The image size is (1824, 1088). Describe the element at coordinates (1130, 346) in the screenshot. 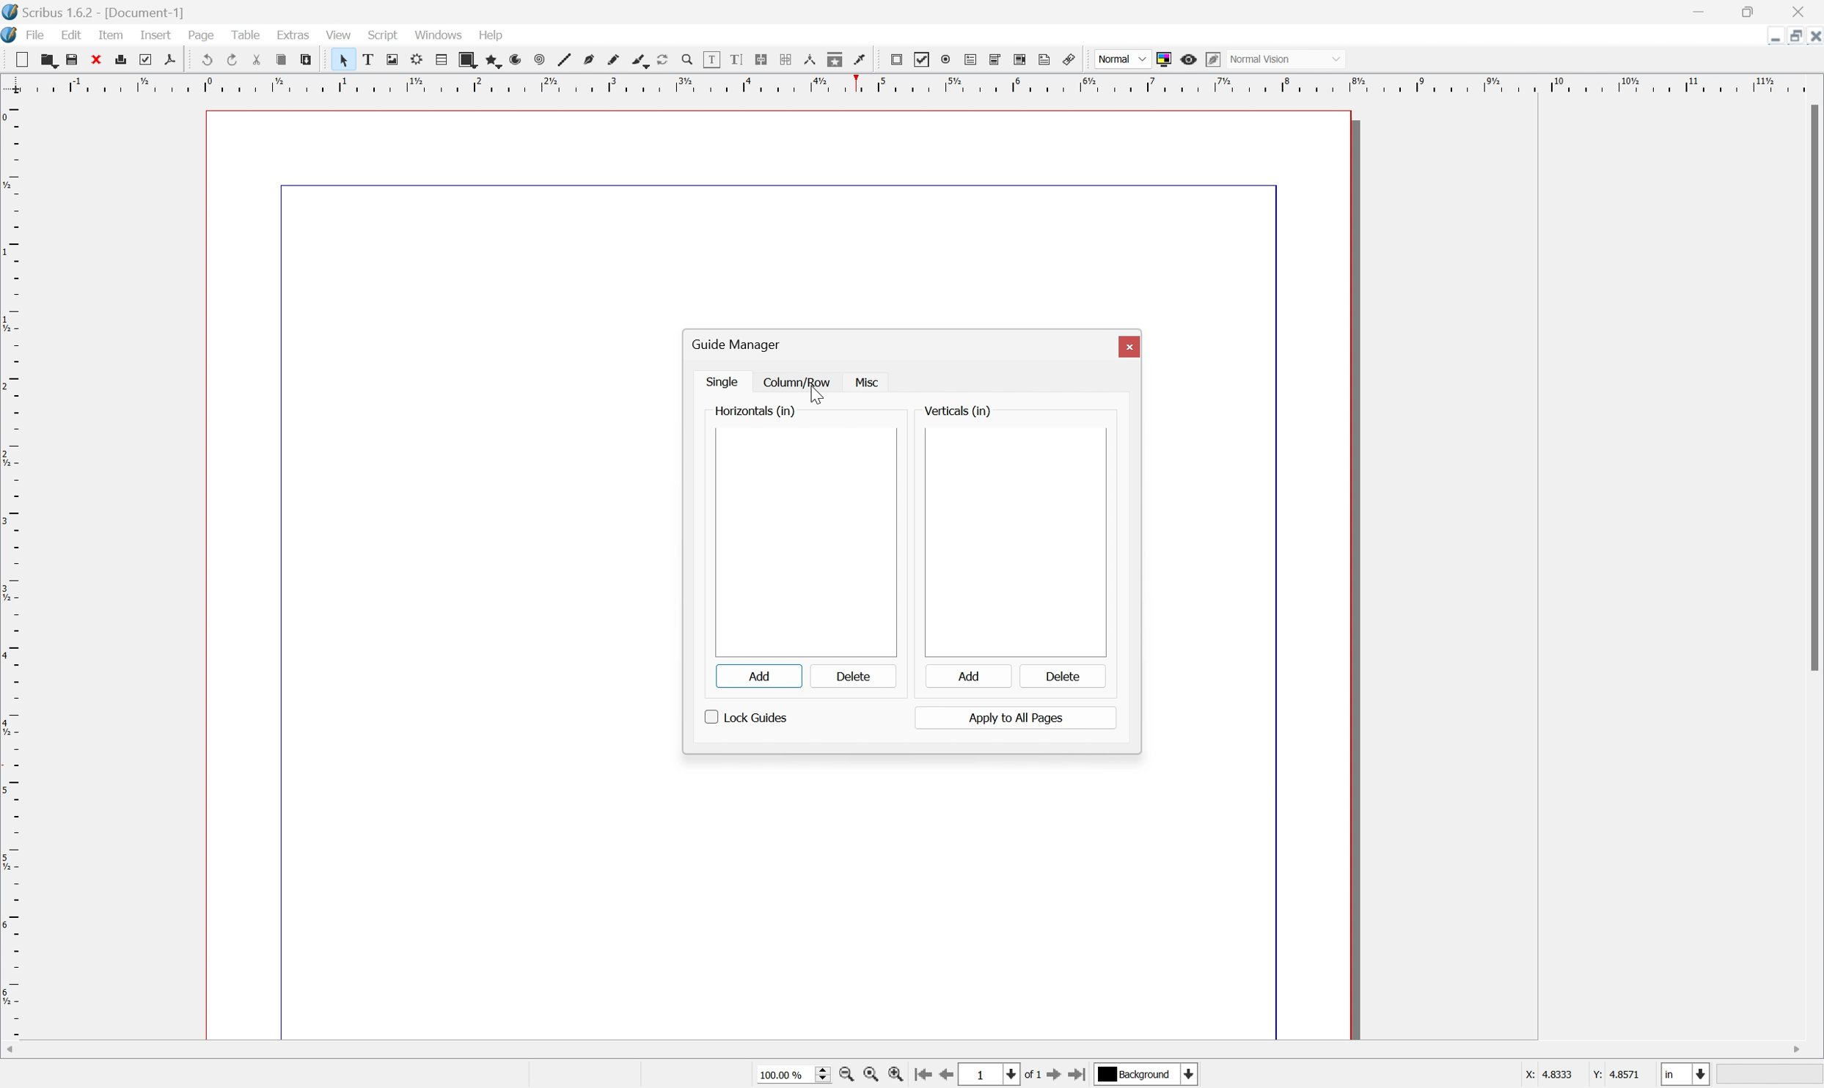

I see `close` at that location.